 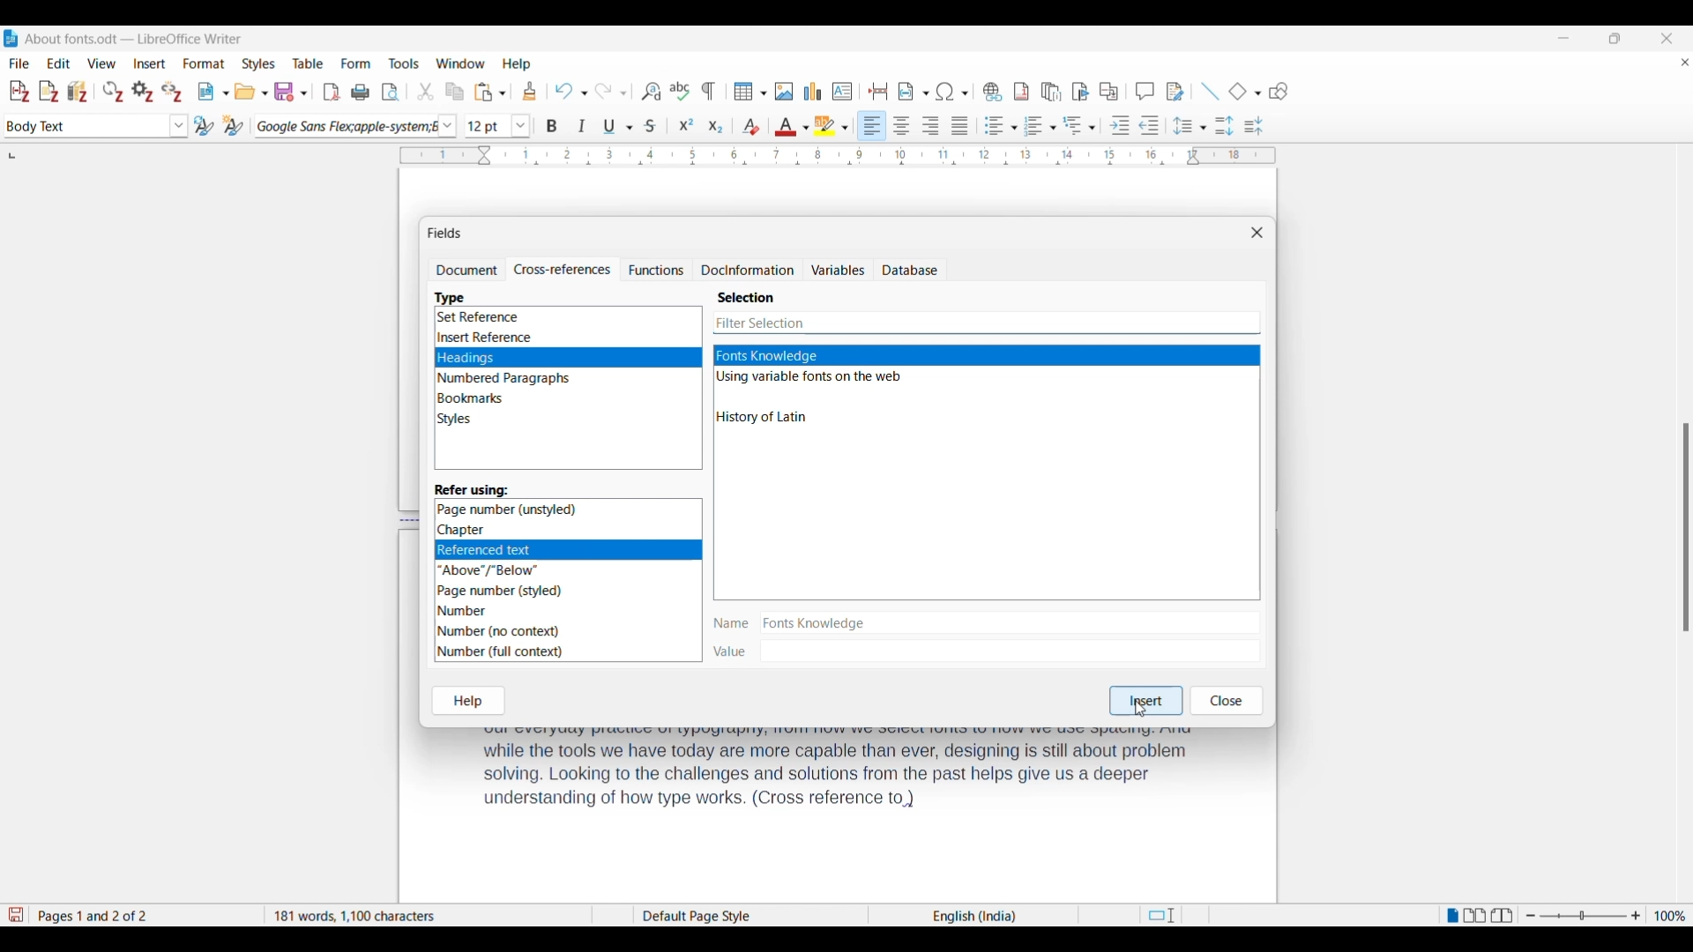 What do you see at coordinates (901, 124) in the screenshot?
I see `Align center` at bounding box center [901, 124].